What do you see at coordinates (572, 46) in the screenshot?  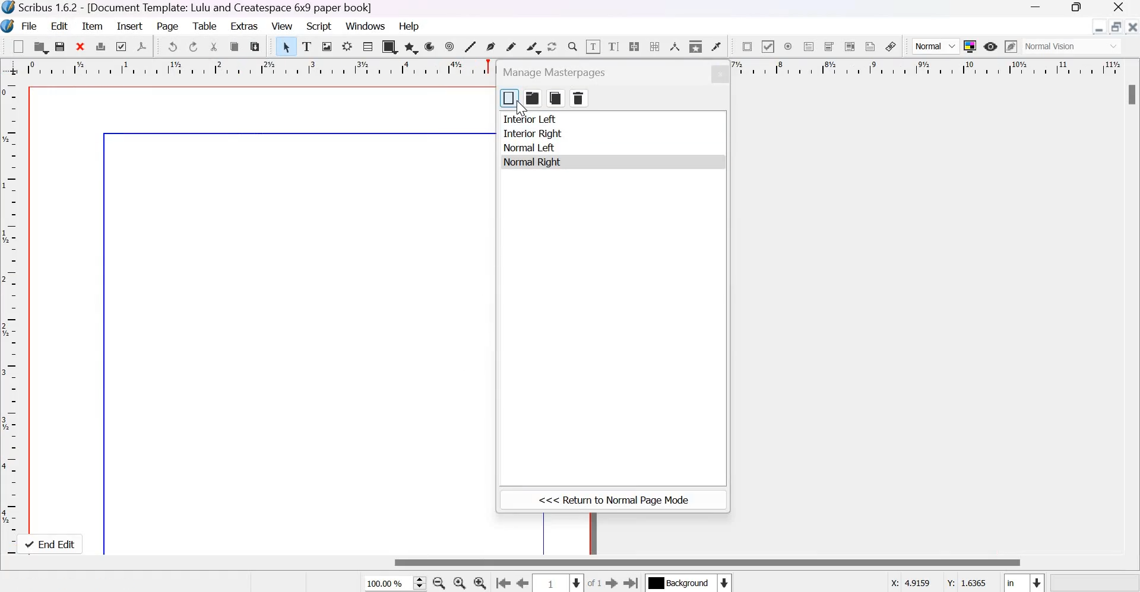 I see `Zoom in or out` at bounding box center [572, 46].